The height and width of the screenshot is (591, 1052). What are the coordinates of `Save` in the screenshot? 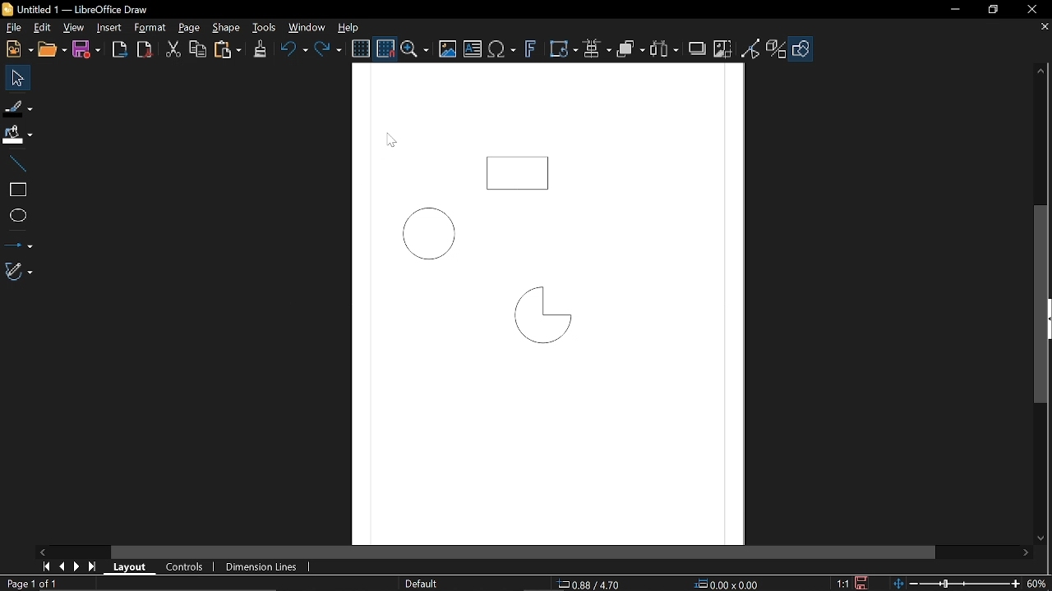 It's located at (87, 49).